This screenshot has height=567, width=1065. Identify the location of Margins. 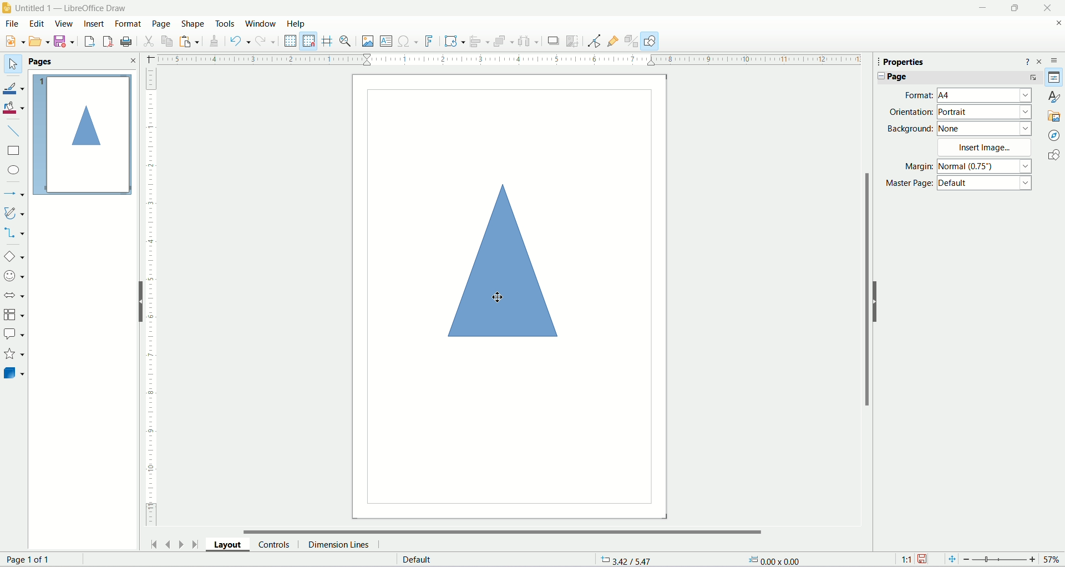
(916, 165).